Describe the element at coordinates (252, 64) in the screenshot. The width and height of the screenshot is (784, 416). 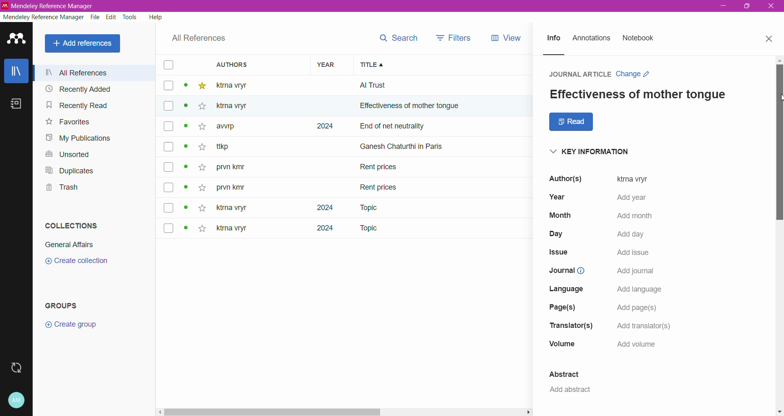
I see `Authors` at that location.